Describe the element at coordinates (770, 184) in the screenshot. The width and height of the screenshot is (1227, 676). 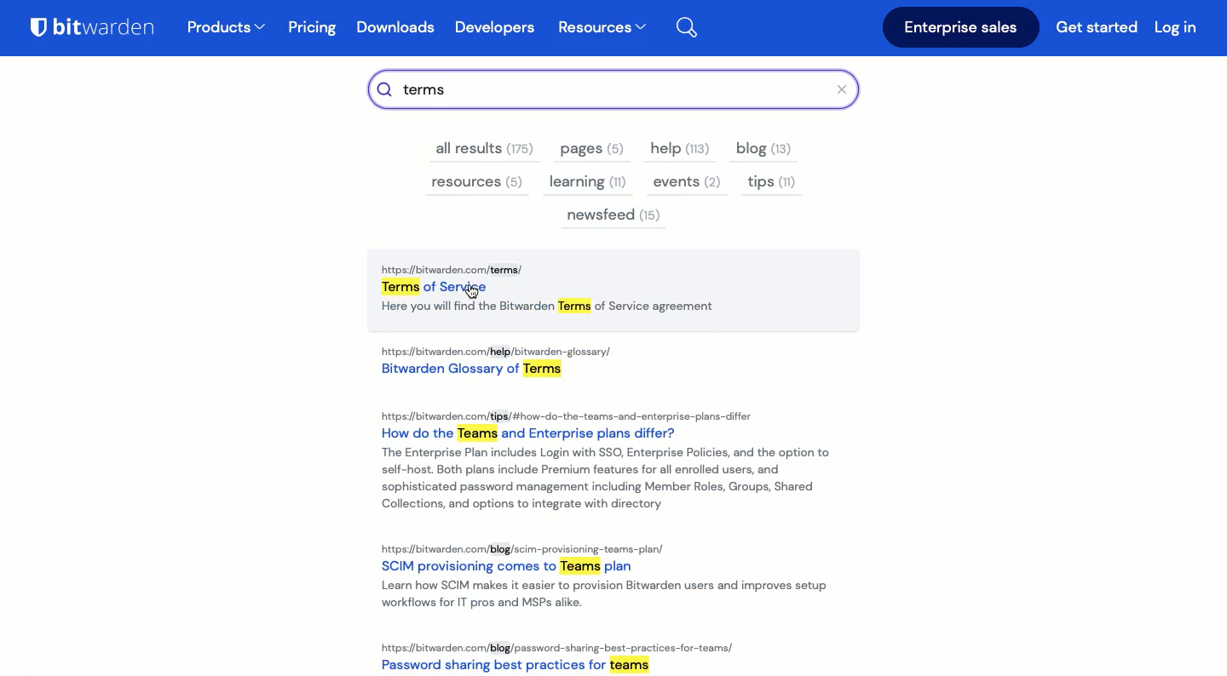
I see `tips` at that location.